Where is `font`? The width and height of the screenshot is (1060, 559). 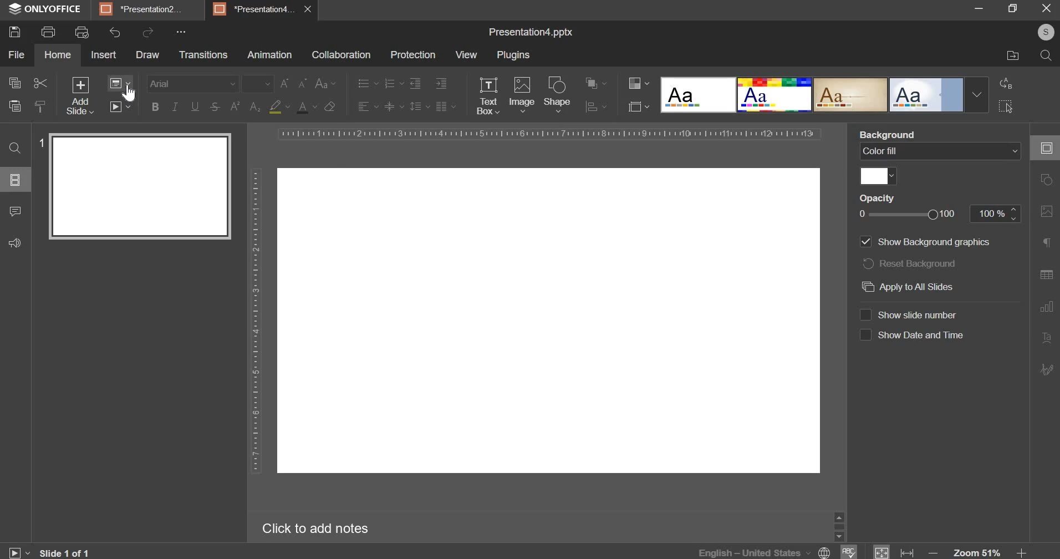
font is located at coordinates (193, 82).